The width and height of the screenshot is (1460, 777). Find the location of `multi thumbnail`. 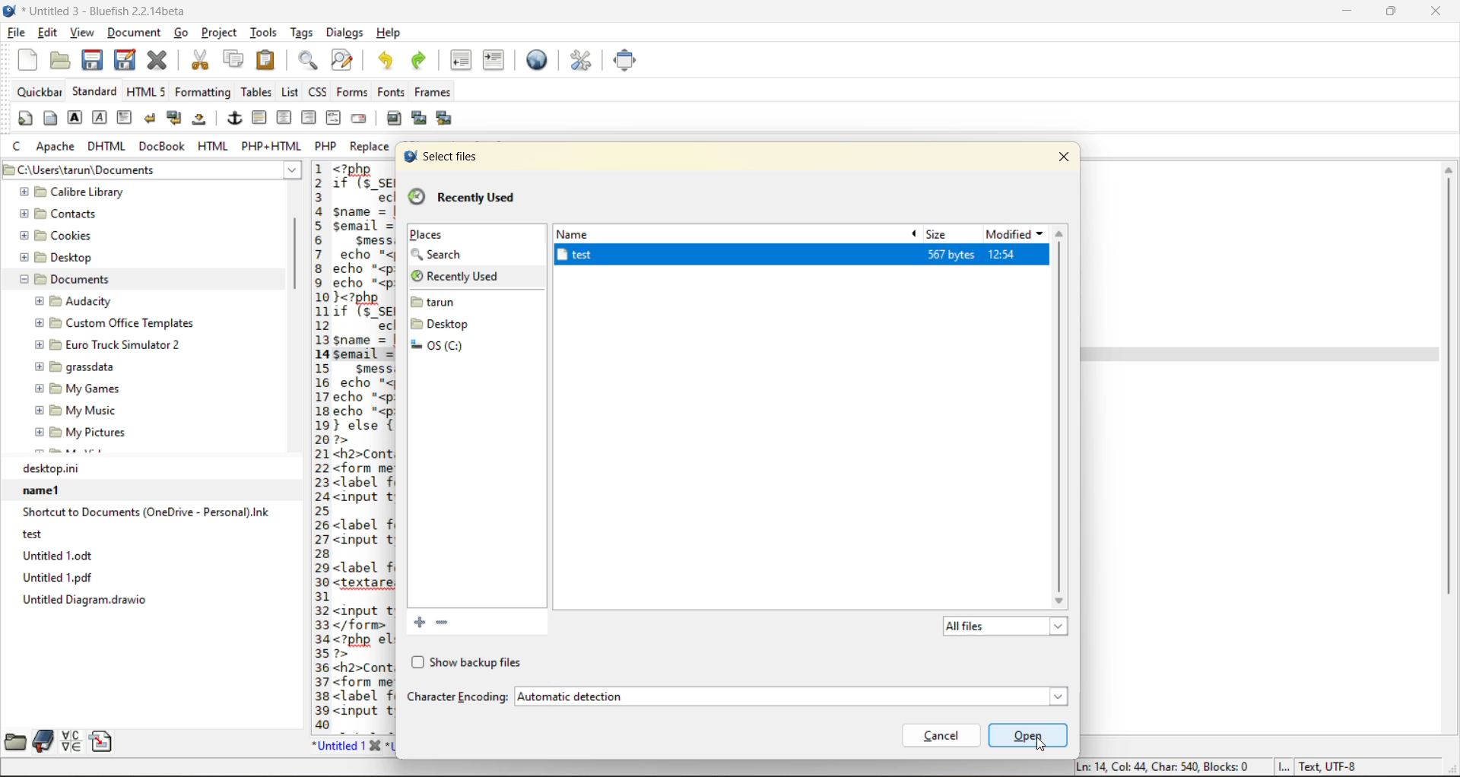

multi thumbnail is located at coordinates (443, 119).